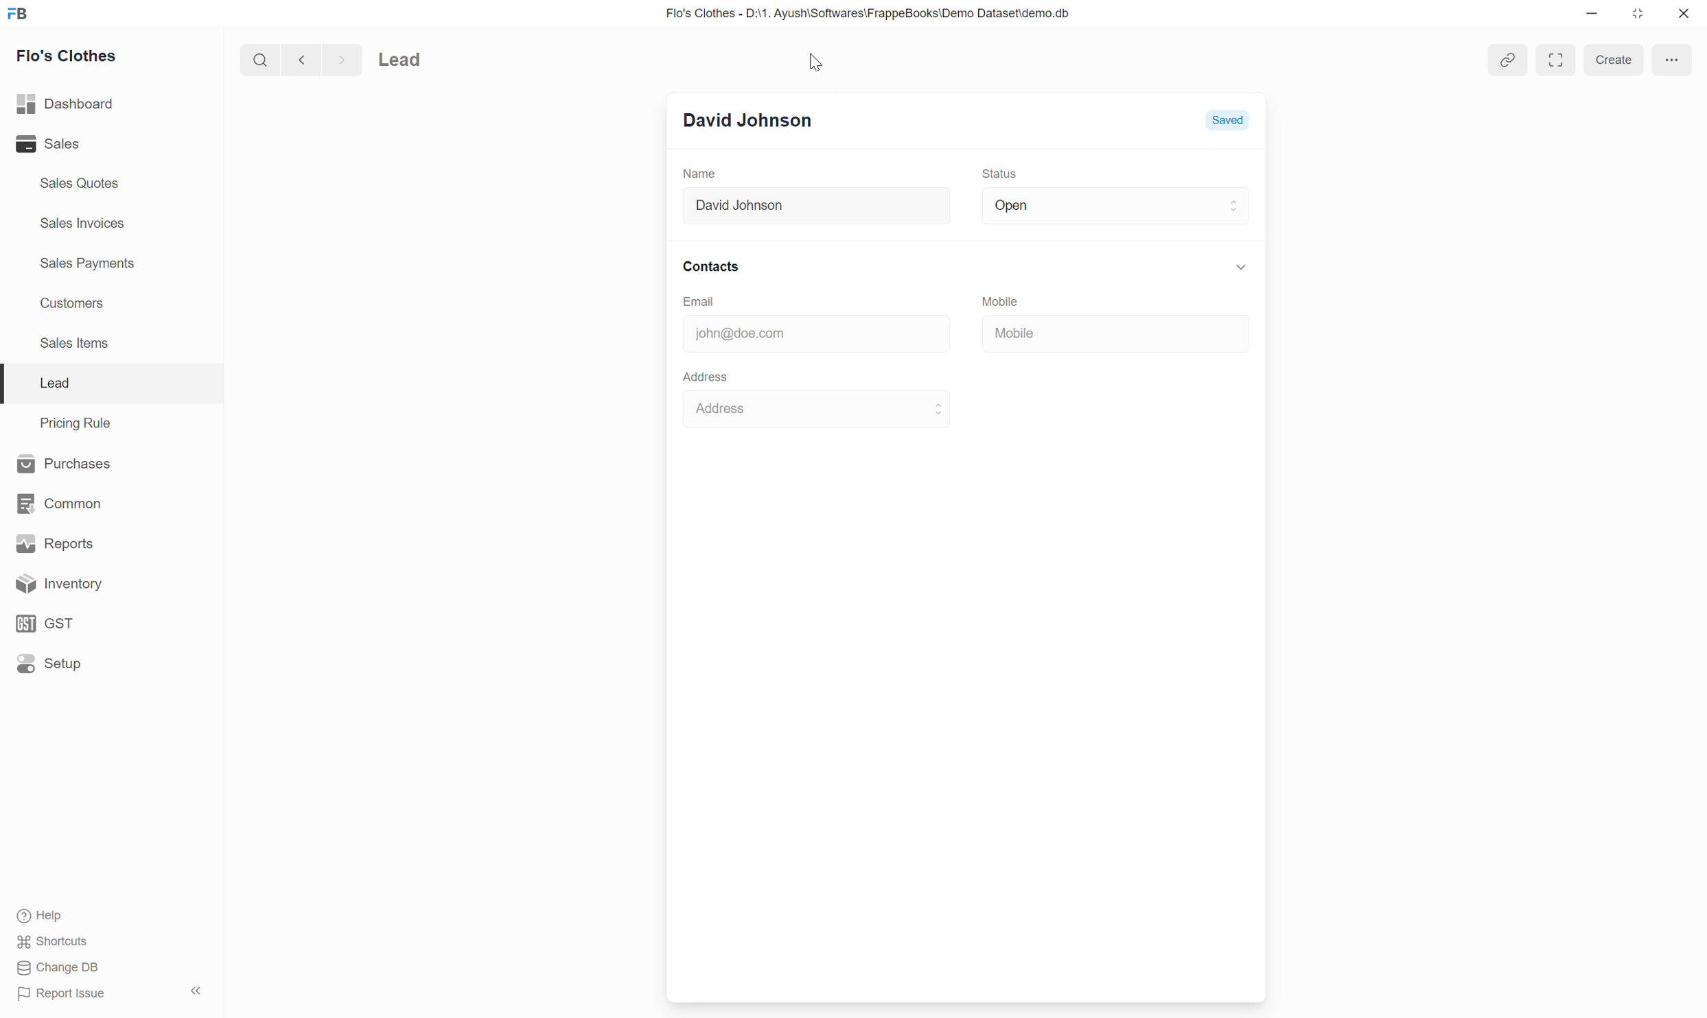  What do you see at coordinates (813, 411) in the screenshot?
I see `Address ` at bounding box center [813, 411].